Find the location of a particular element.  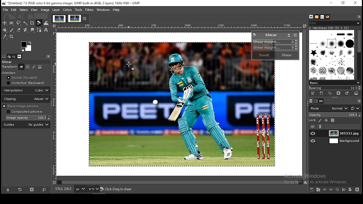

paint brush tool is located at coordinates (13, 30).